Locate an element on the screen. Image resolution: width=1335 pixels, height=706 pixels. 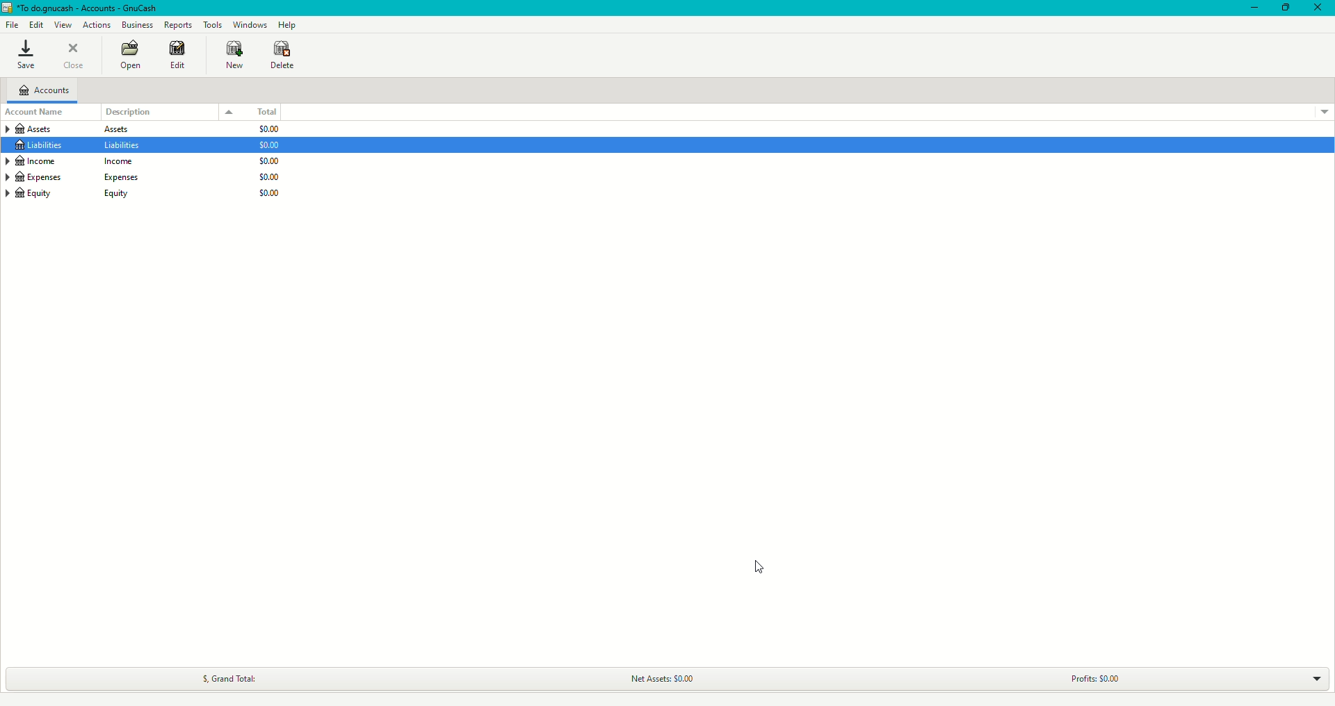
Actions is located at coordinates (95, 24).